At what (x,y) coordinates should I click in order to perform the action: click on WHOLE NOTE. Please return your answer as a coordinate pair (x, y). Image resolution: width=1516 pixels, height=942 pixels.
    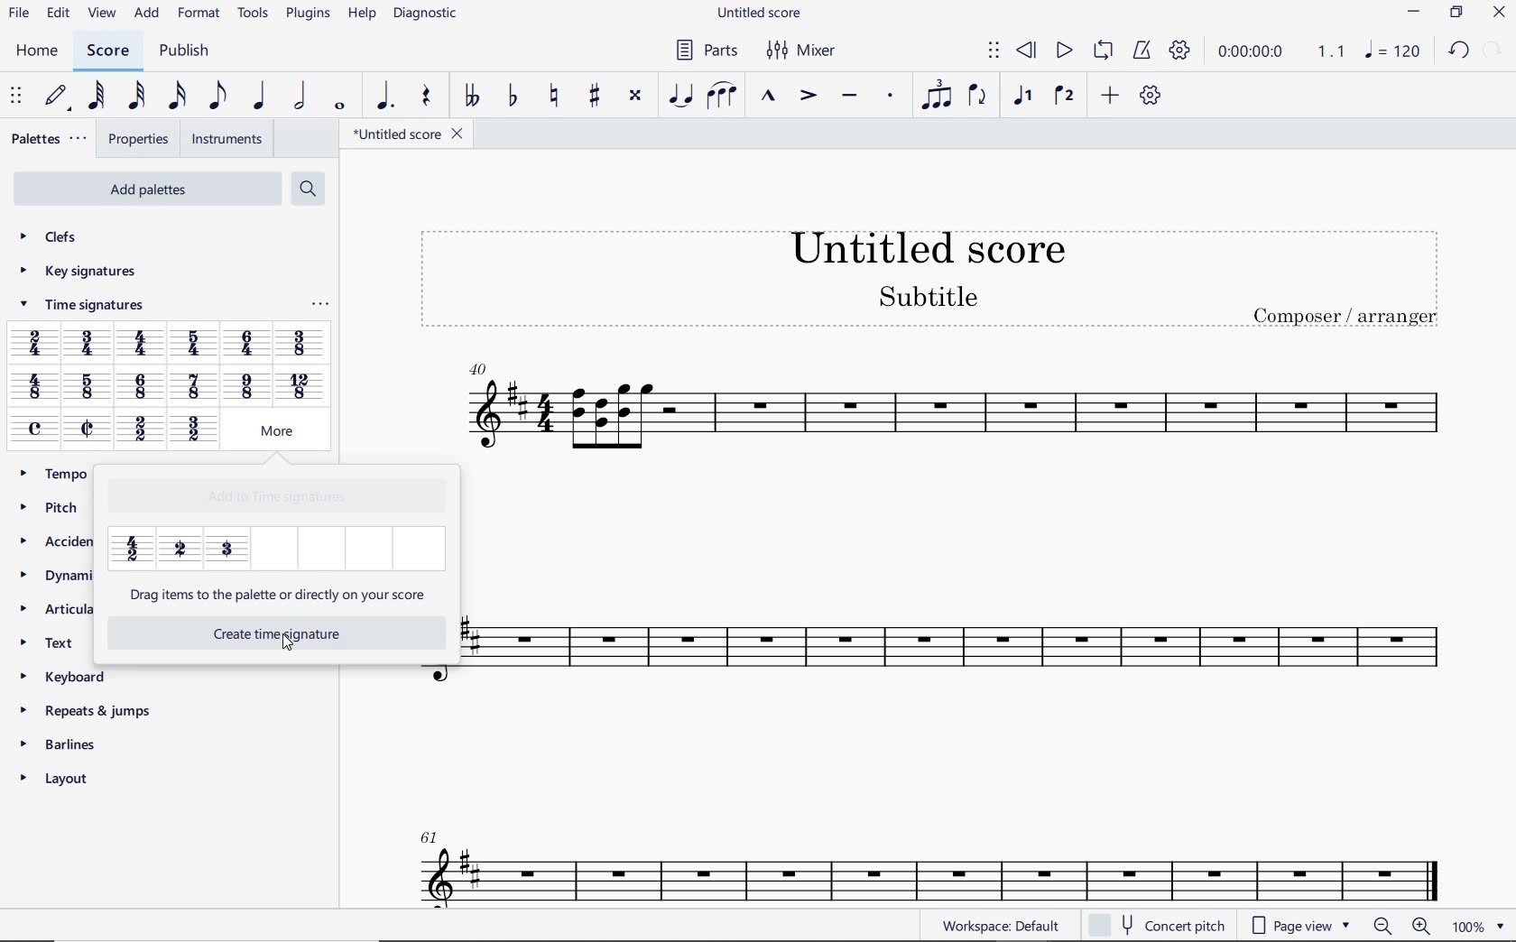
    Looking at the image, I should click on (339, 108).